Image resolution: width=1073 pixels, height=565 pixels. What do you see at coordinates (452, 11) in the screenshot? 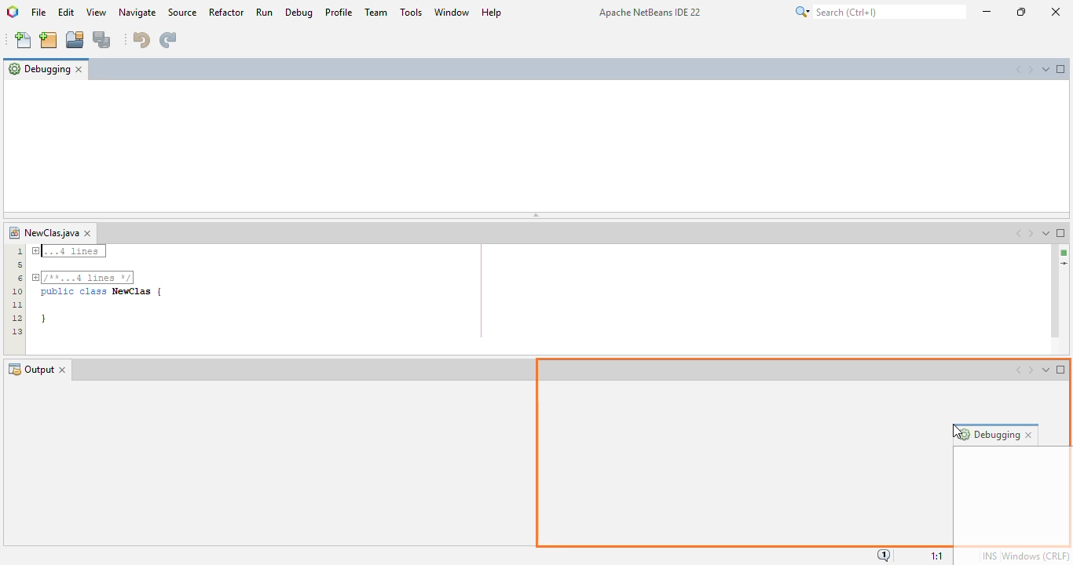
I see `window` at bounding box center [452, 11].